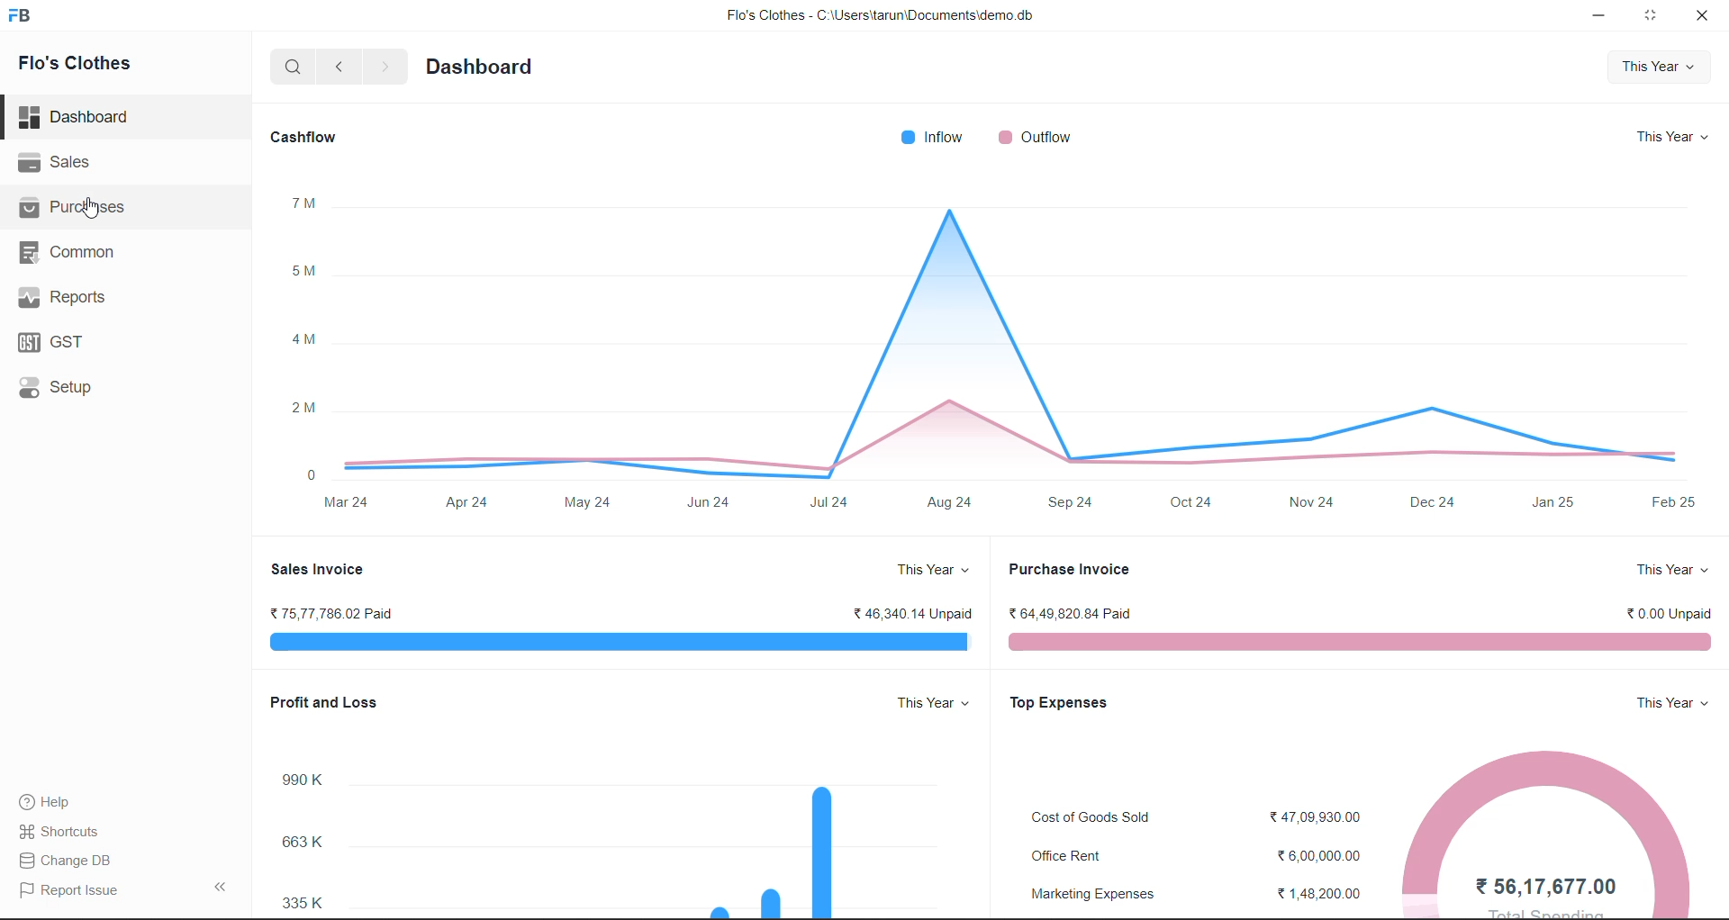  Describe the element at coordinates (309, 271) in the screenshot. I see `5M` at that location.